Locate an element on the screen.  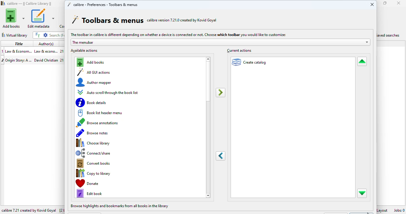
saved searches is located at coordinates (389, 35).